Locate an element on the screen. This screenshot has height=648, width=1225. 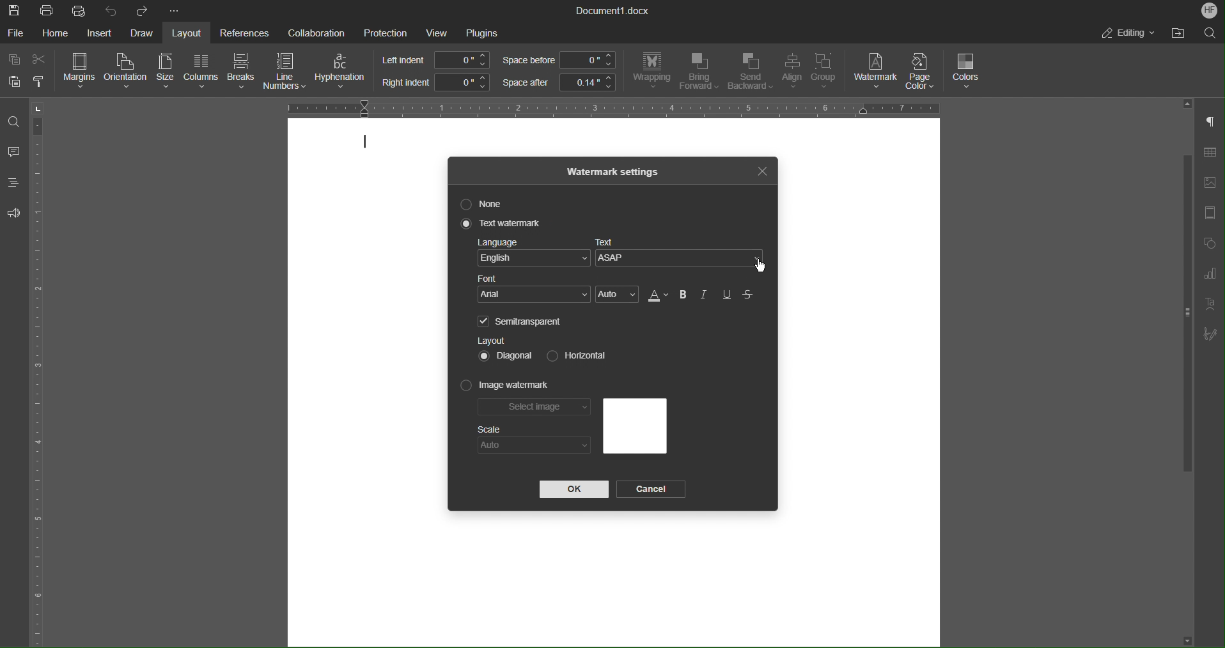
Find is located at coordinates (13, 121).